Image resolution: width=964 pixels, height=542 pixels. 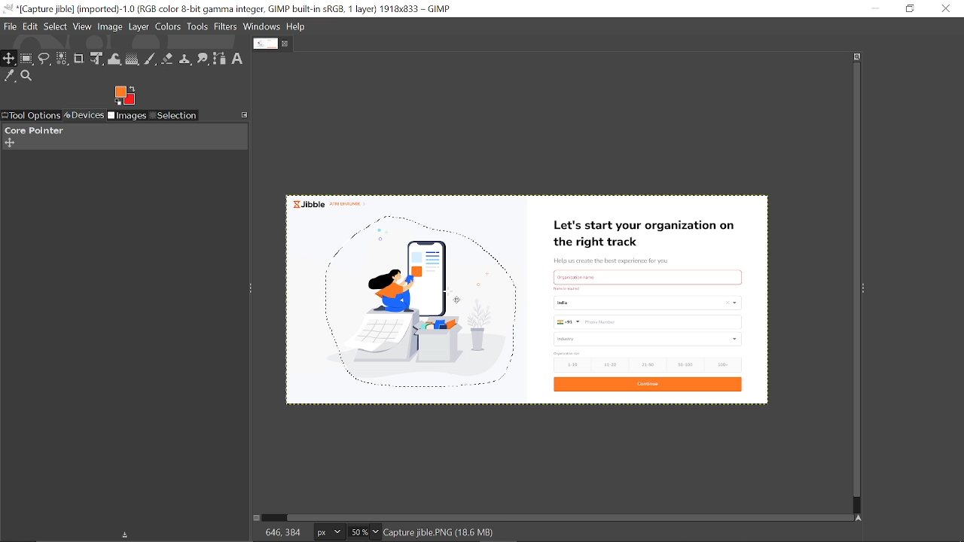 What do you see at coordinates (173, 117) in the screenshot?
I see `Selection` at bounding box center [173, 117].